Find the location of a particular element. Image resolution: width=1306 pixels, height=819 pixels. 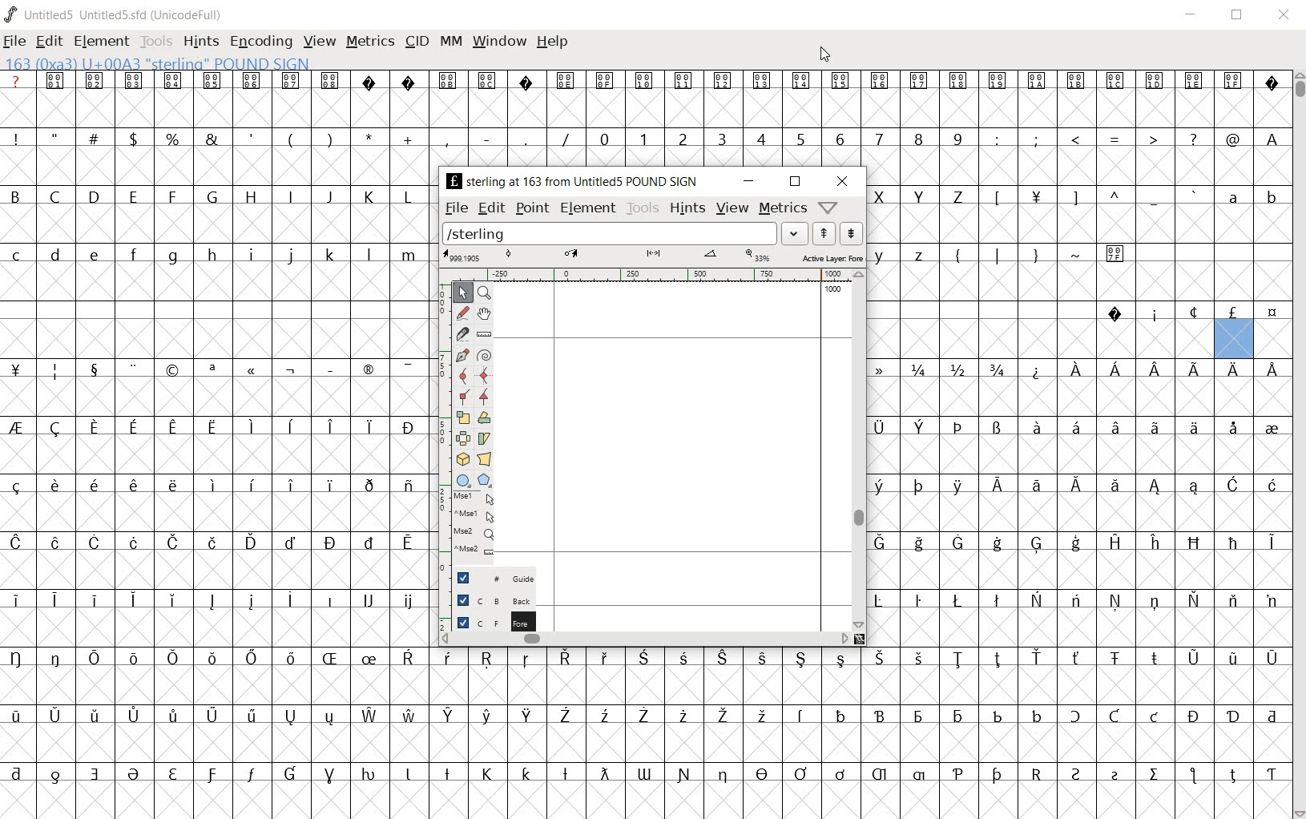

y is located at coordinates (882, 255).